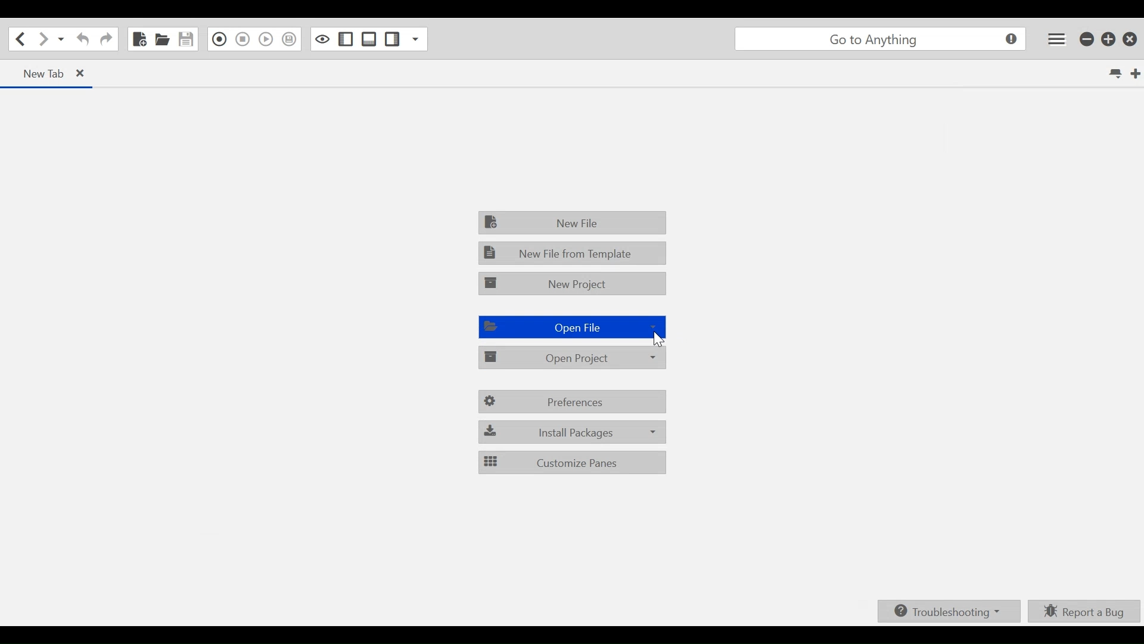 Image resolution: width=1144 pixels, height=644 pixels. Describe the element at coordinates (106, 40) in the screenshot. I see `` at that location.